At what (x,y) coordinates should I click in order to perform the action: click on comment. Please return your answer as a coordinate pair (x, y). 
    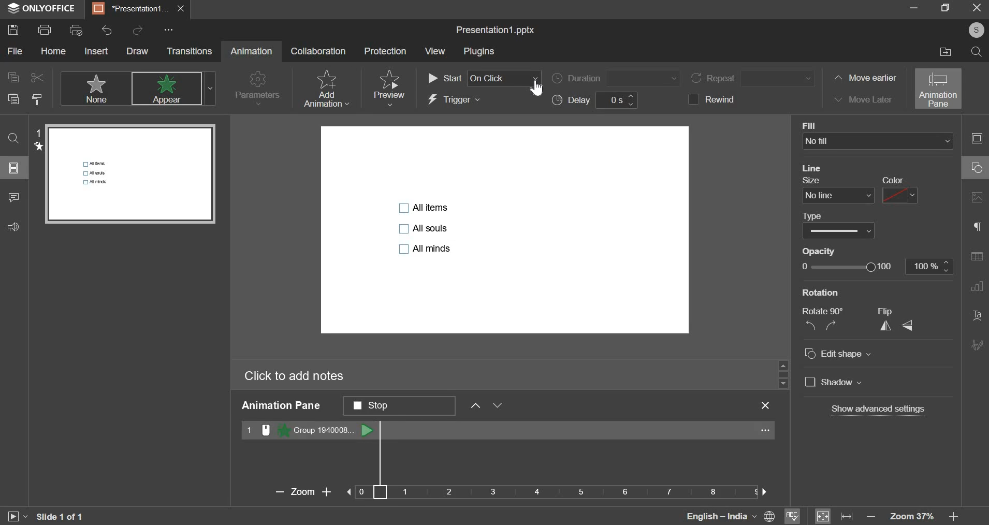
    Looking at the image, I should click on (13, 199).